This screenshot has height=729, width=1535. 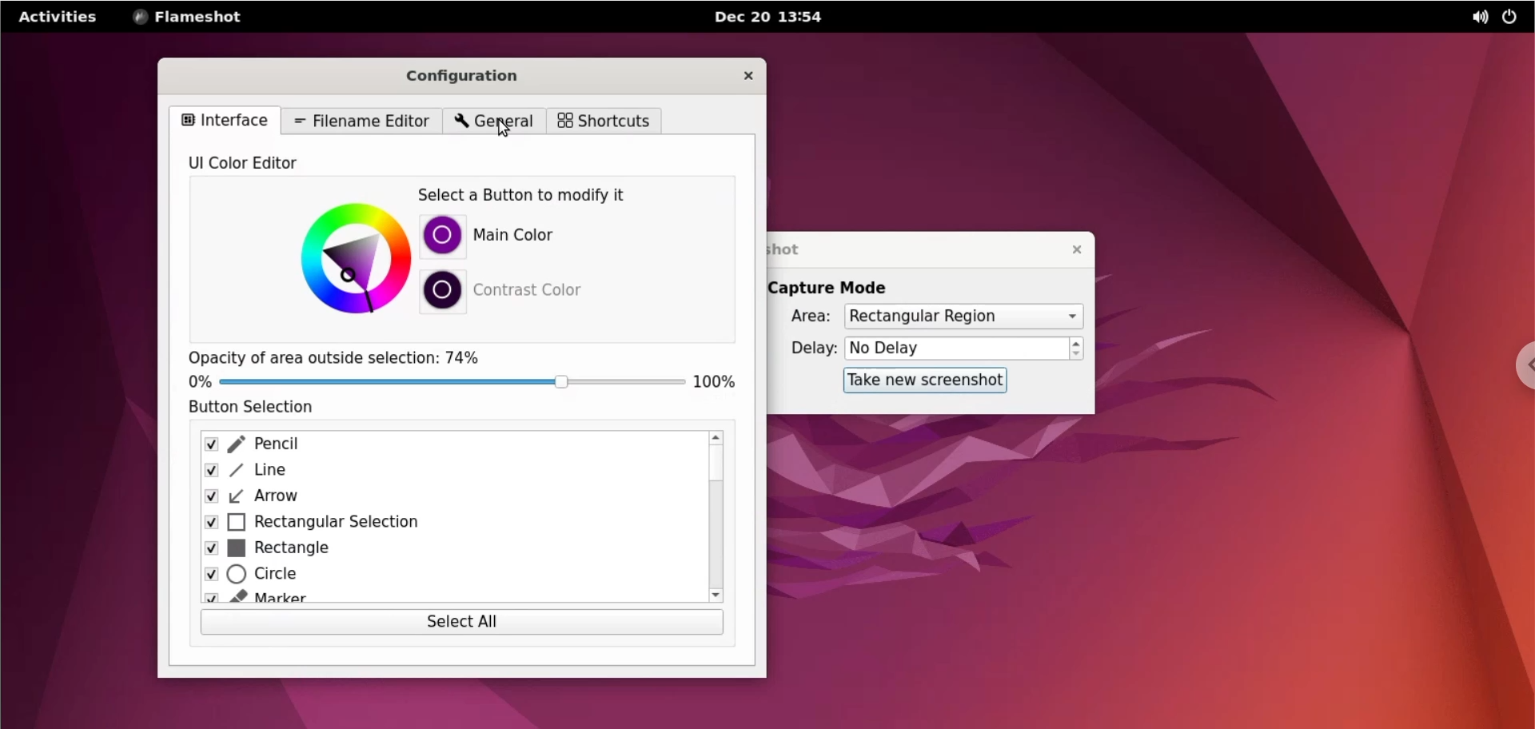 I want to click on marker checkbox, so click(x=449, y=598).